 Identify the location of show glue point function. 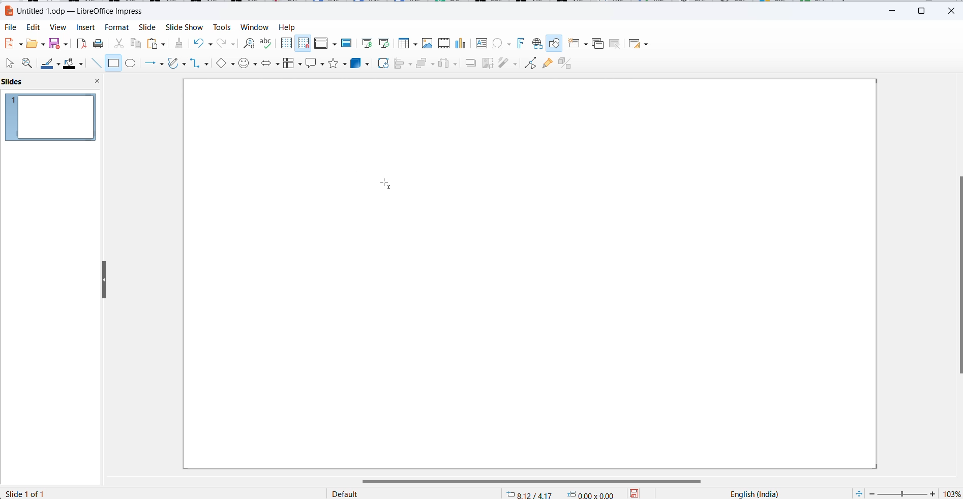
(547, 64).